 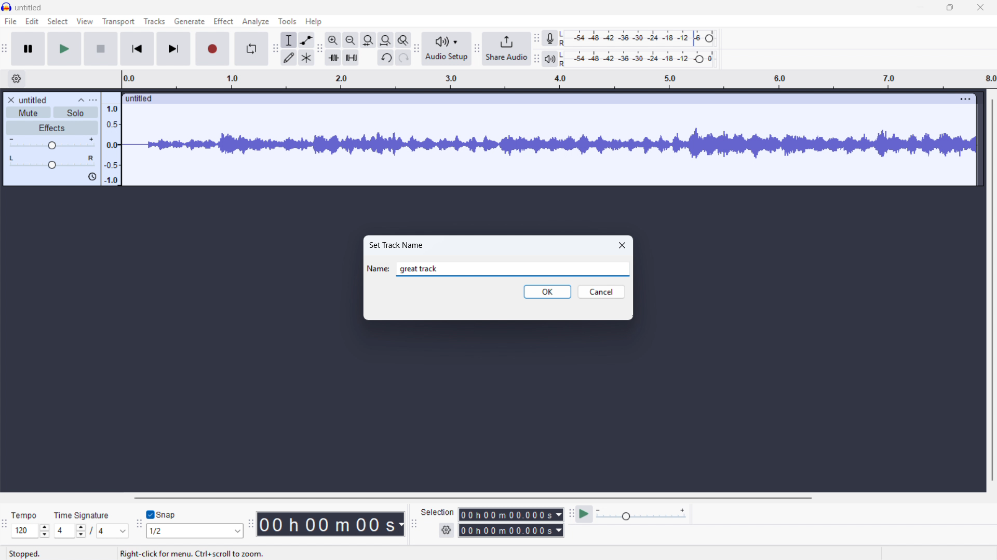 I want to click on Tracks , so click(x=155, y=21).